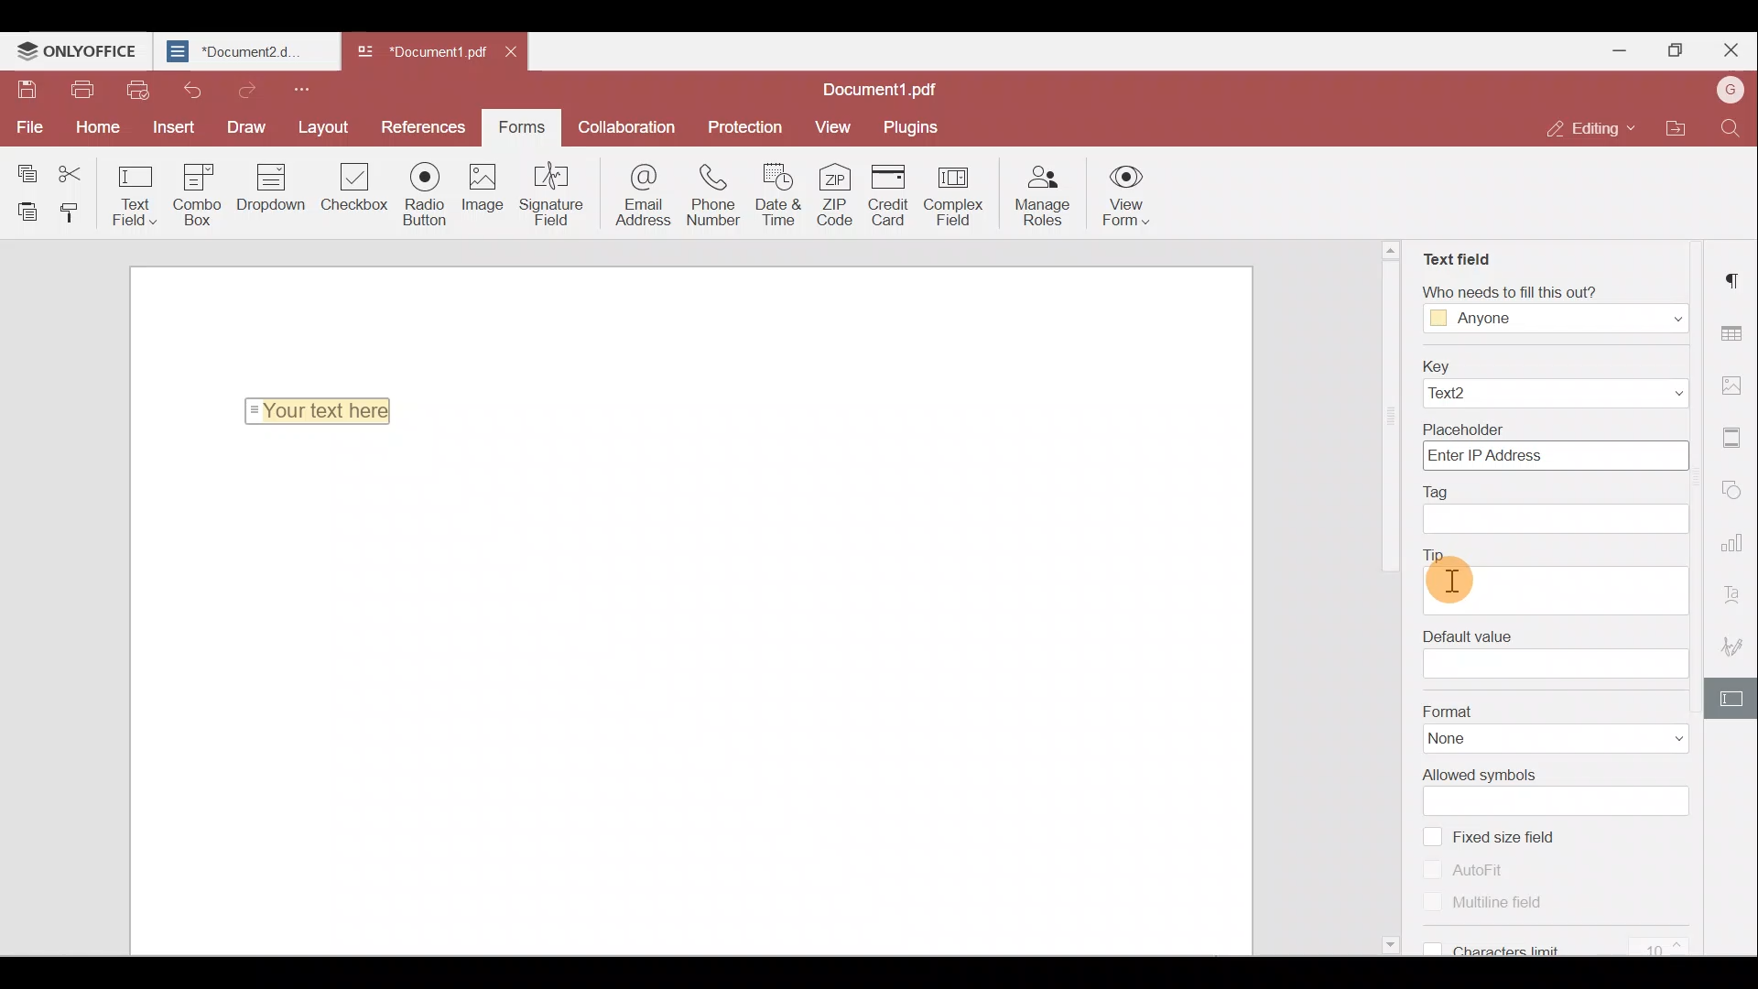  What do you see at coordinates (24, 88) in the screenshot?
I see `Save` at bounding box center [24, 88].